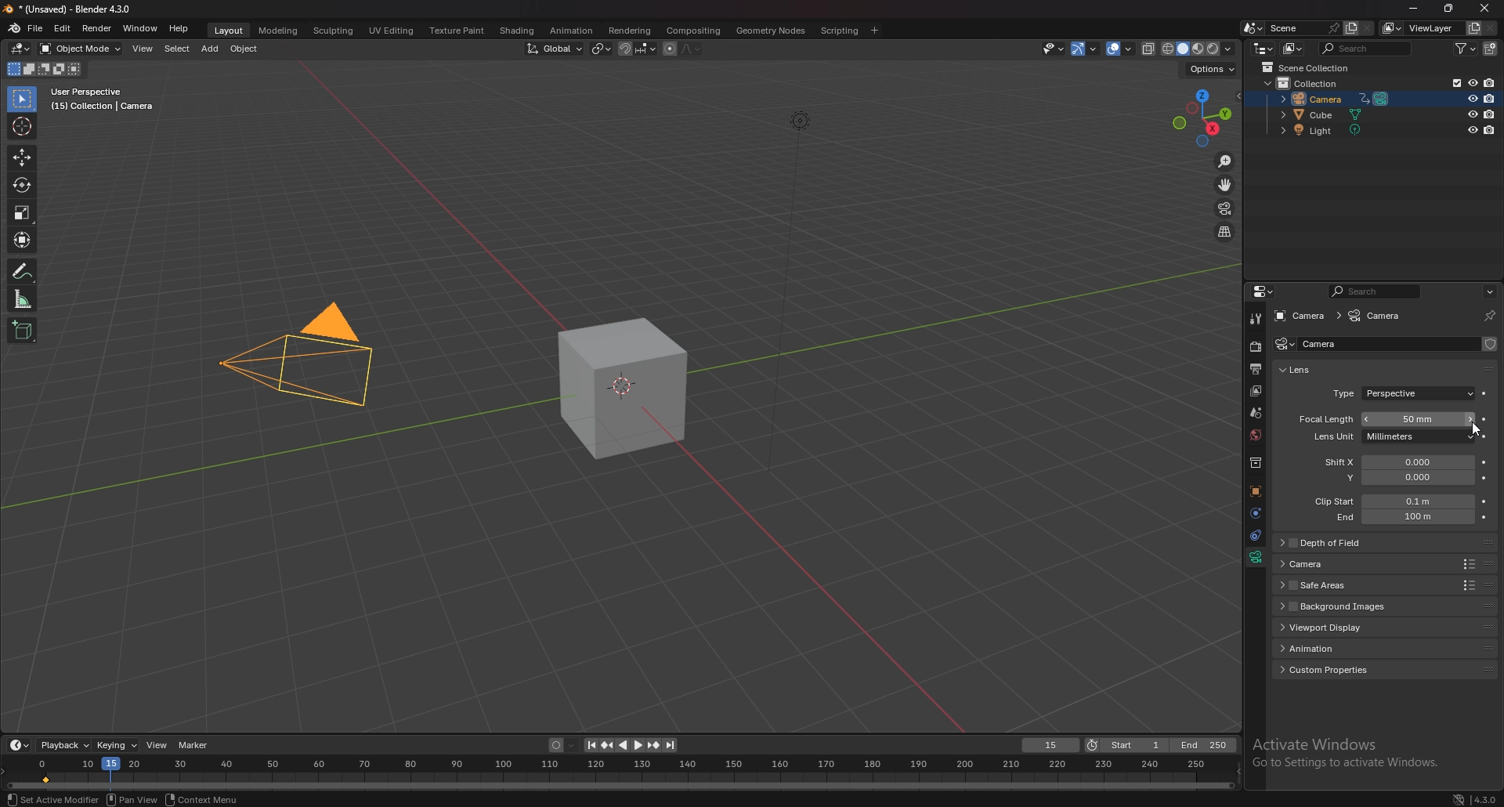  Describe the element at coordinates (1257, 413) in the screenshot. I see `scene` at that location.